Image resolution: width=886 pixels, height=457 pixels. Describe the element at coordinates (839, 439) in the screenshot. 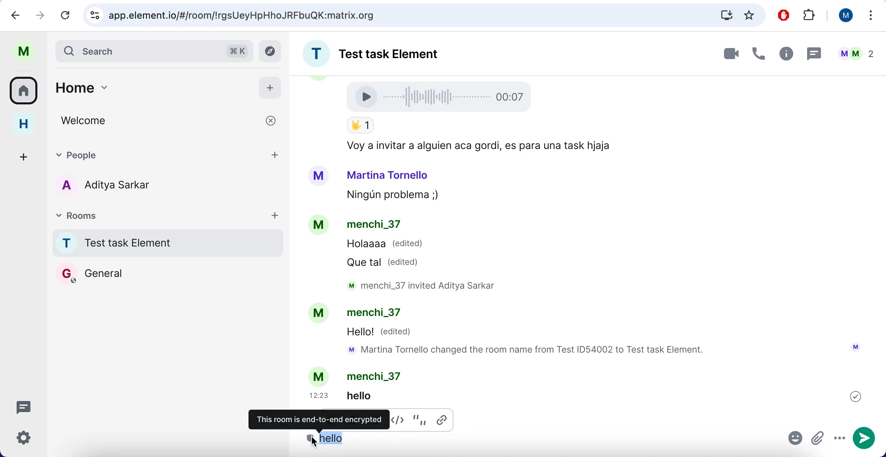

I see `more options` at that location.